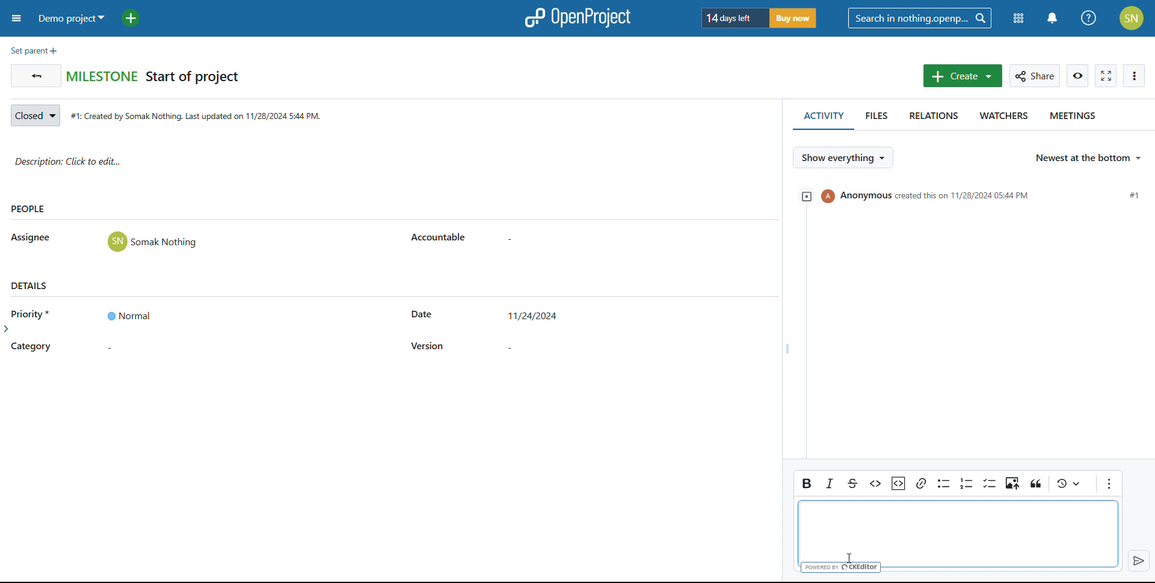 Image resolution: width=1155 pixels, height=583 pixels. What do you see at coordinates (1002, 118) in the screenshot?
I see `watchers` at bounding box center [1002, 118].